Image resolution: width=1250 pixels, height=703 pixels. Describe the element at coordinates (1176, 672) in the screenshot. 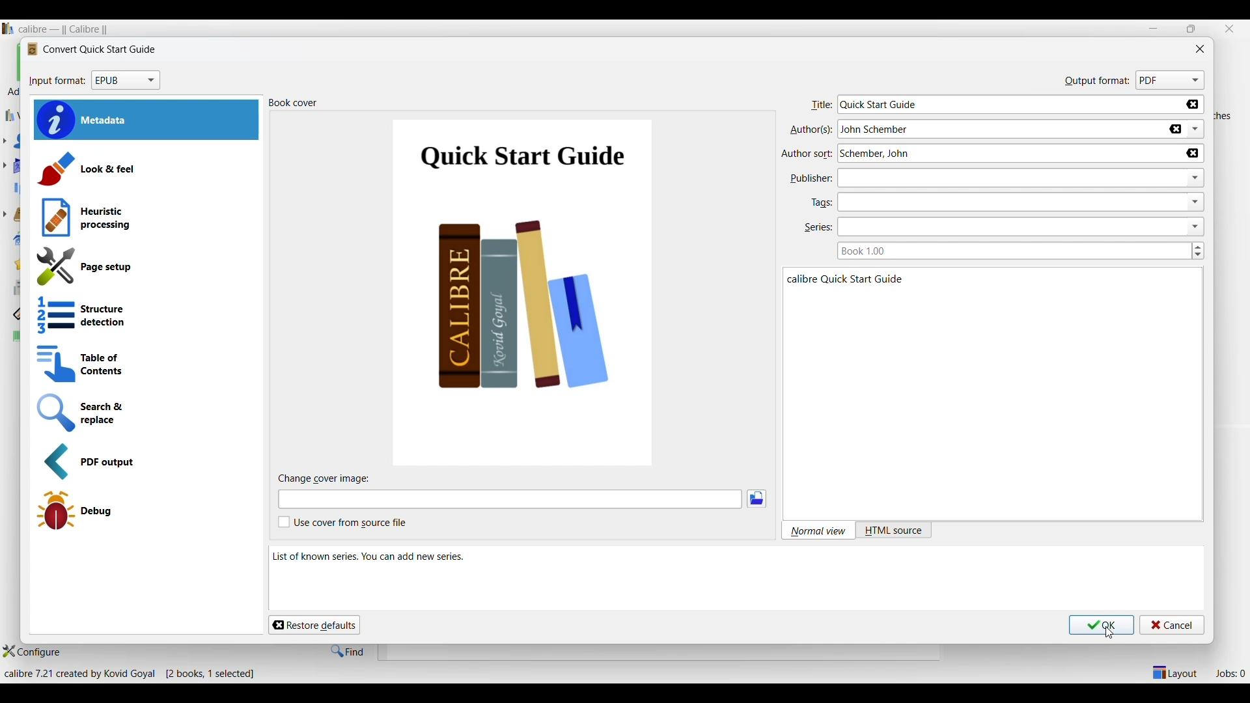

I see `Show/Hide parts of the main layout` at that location.